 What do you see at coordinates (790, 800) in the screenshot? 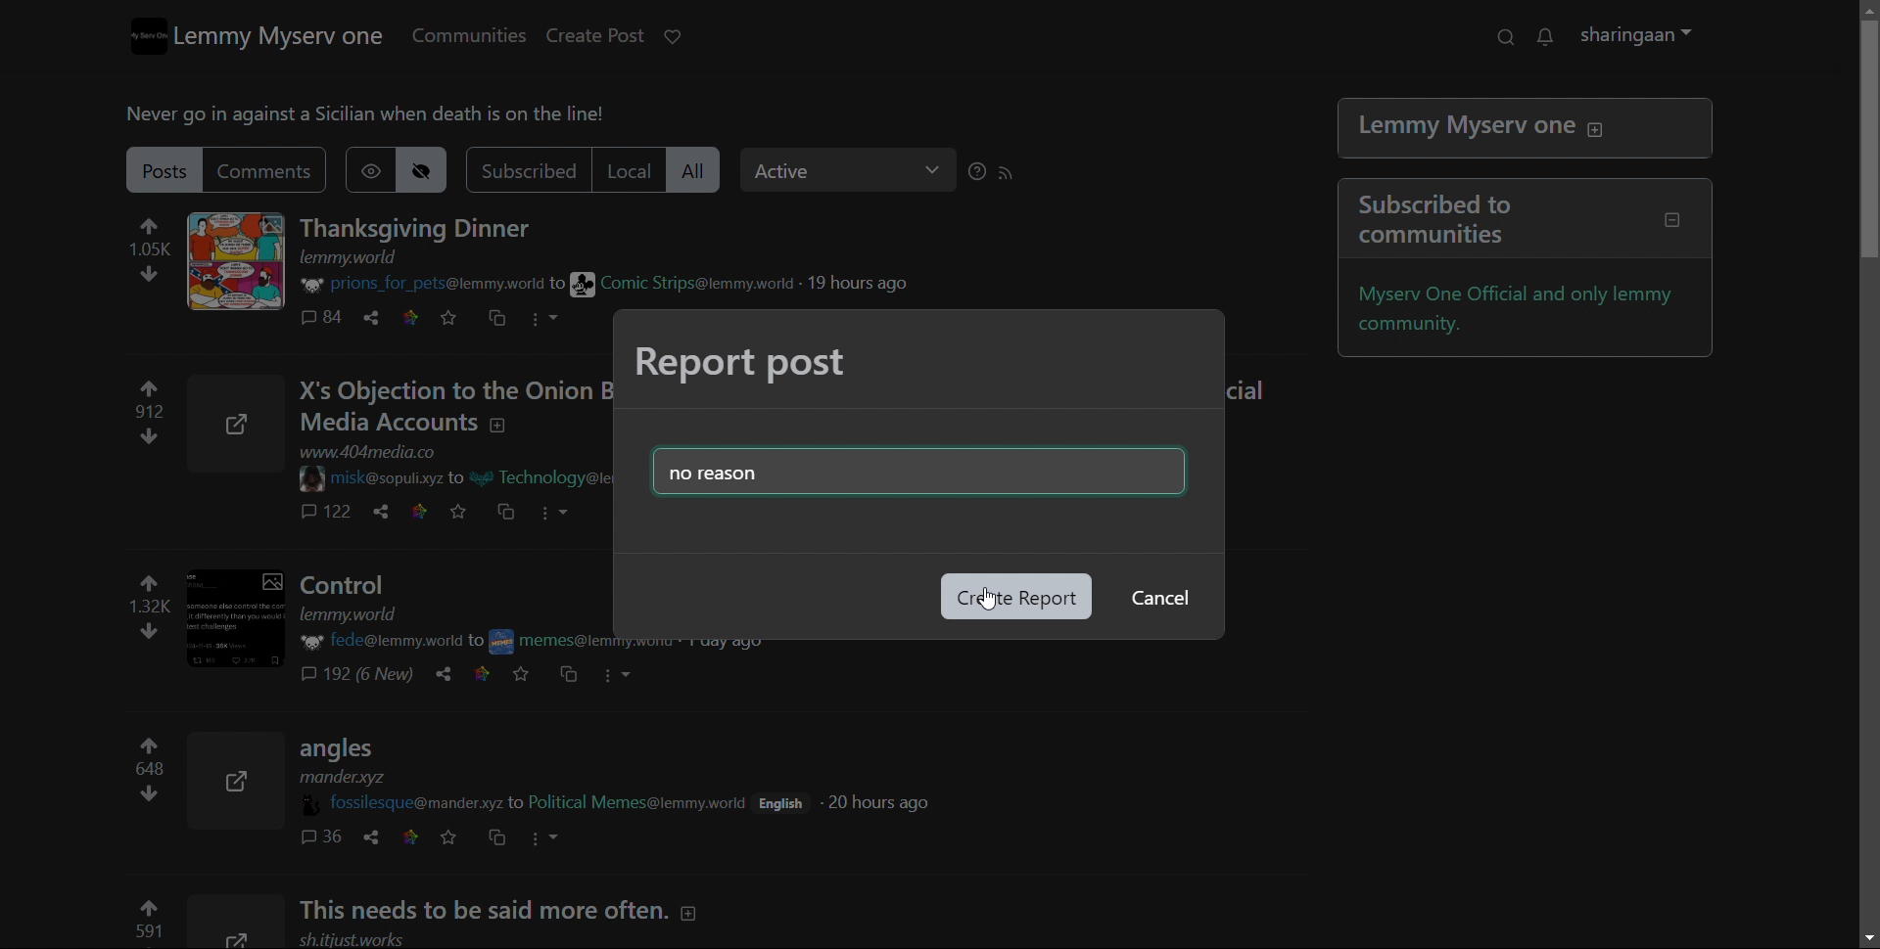
I see `English` at bounding box center [790, 800].